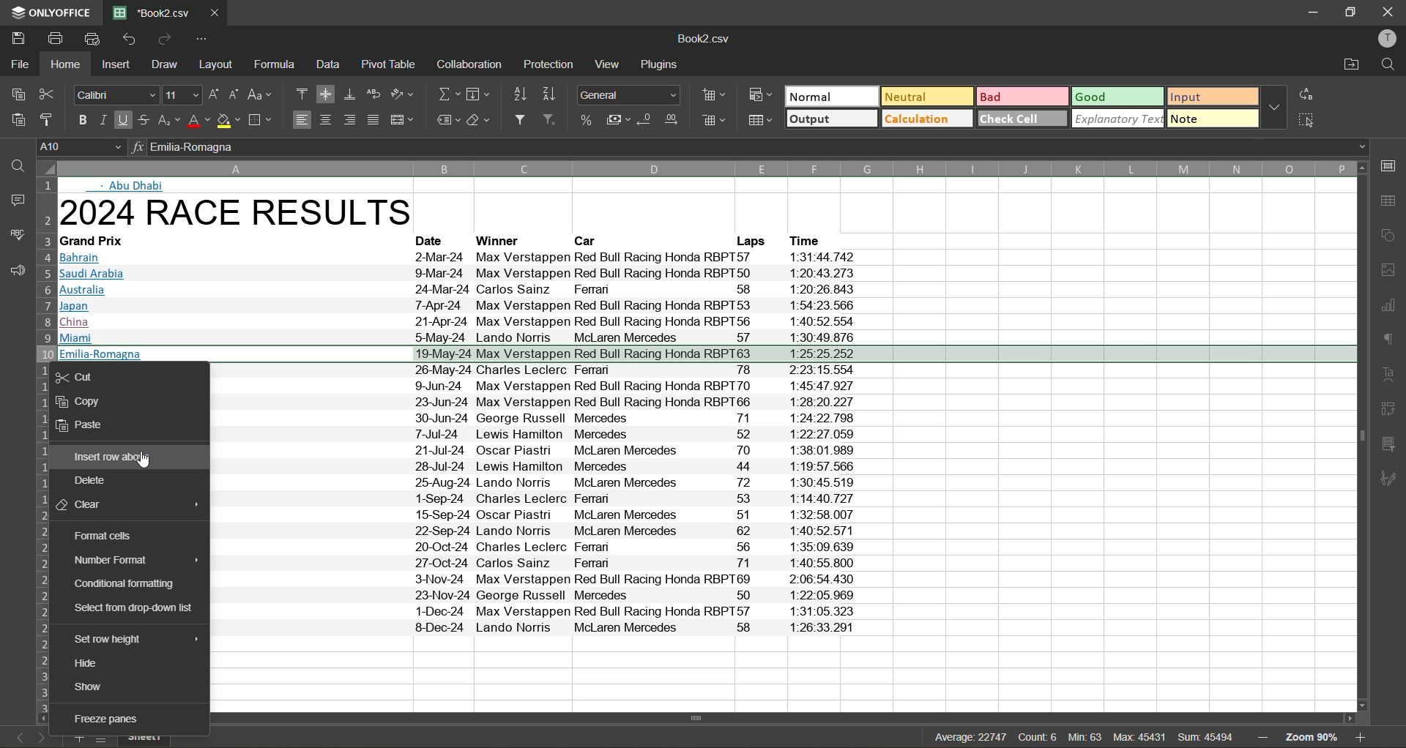 The width and height of the screenshot is (1406, 748). Describe the element at coordinates (470, 64) in the screenshot. I see `collaboration` at that location.